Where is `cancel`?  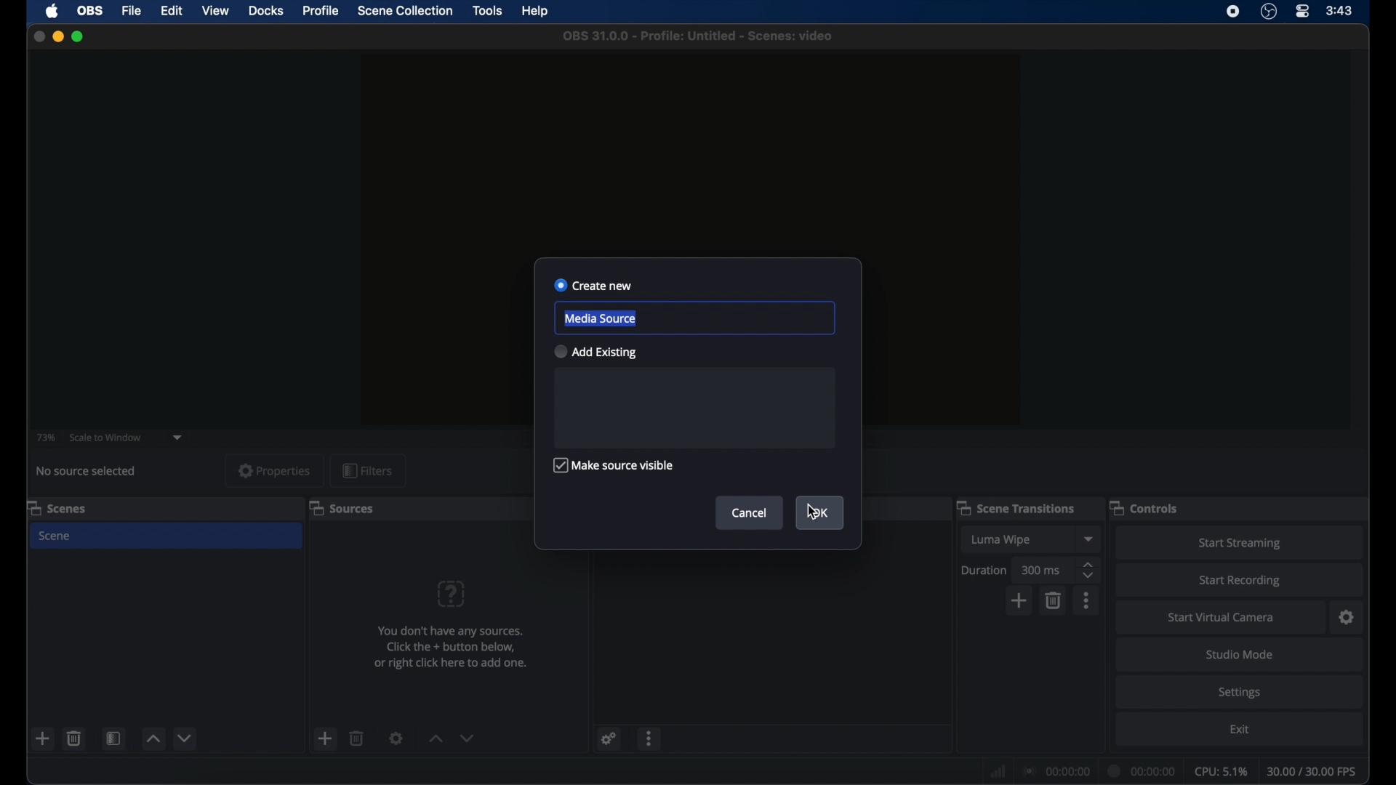
cancel is located at coordinates (751, 513).